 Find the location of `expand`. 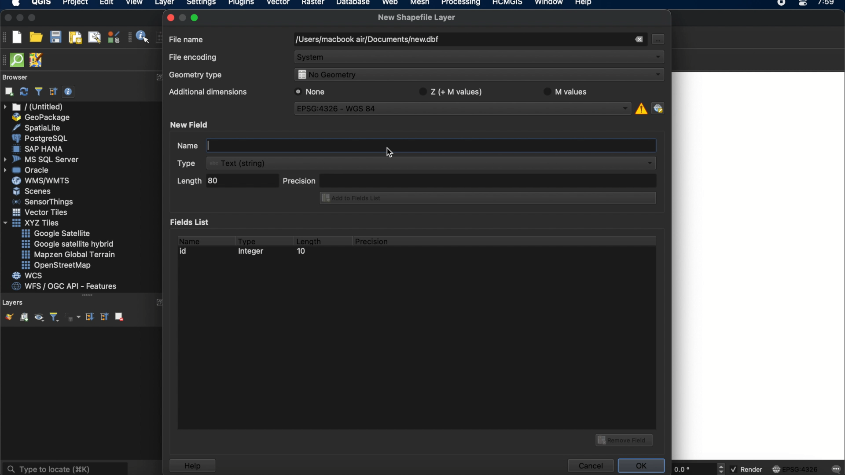

expand is located at coordinates (161, 303).